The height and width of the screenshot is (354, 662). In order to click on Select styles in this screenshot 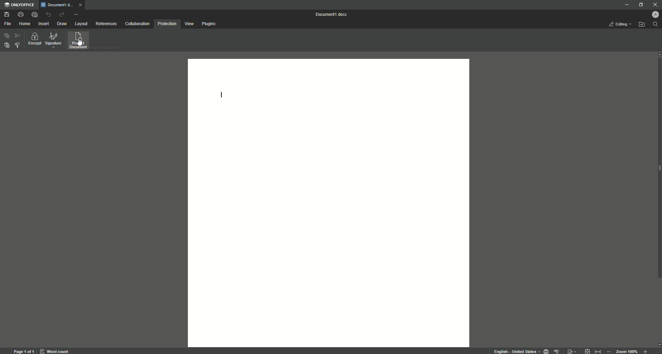, I will do `click(17, 46)`.